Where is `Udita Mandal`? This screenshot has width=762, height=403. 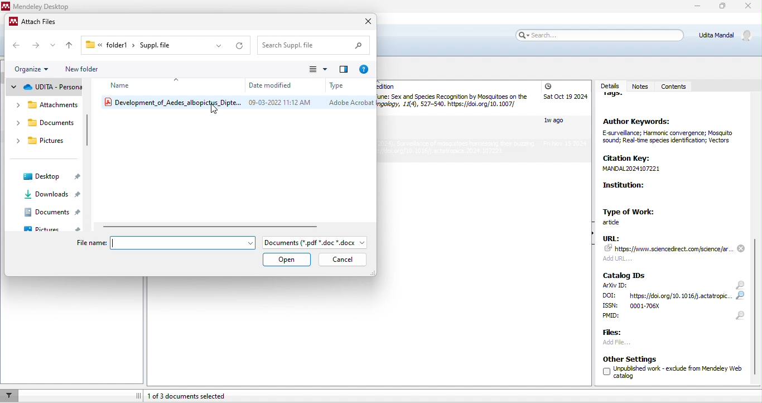
Udita Mandal is located at coordinates (728, 35).